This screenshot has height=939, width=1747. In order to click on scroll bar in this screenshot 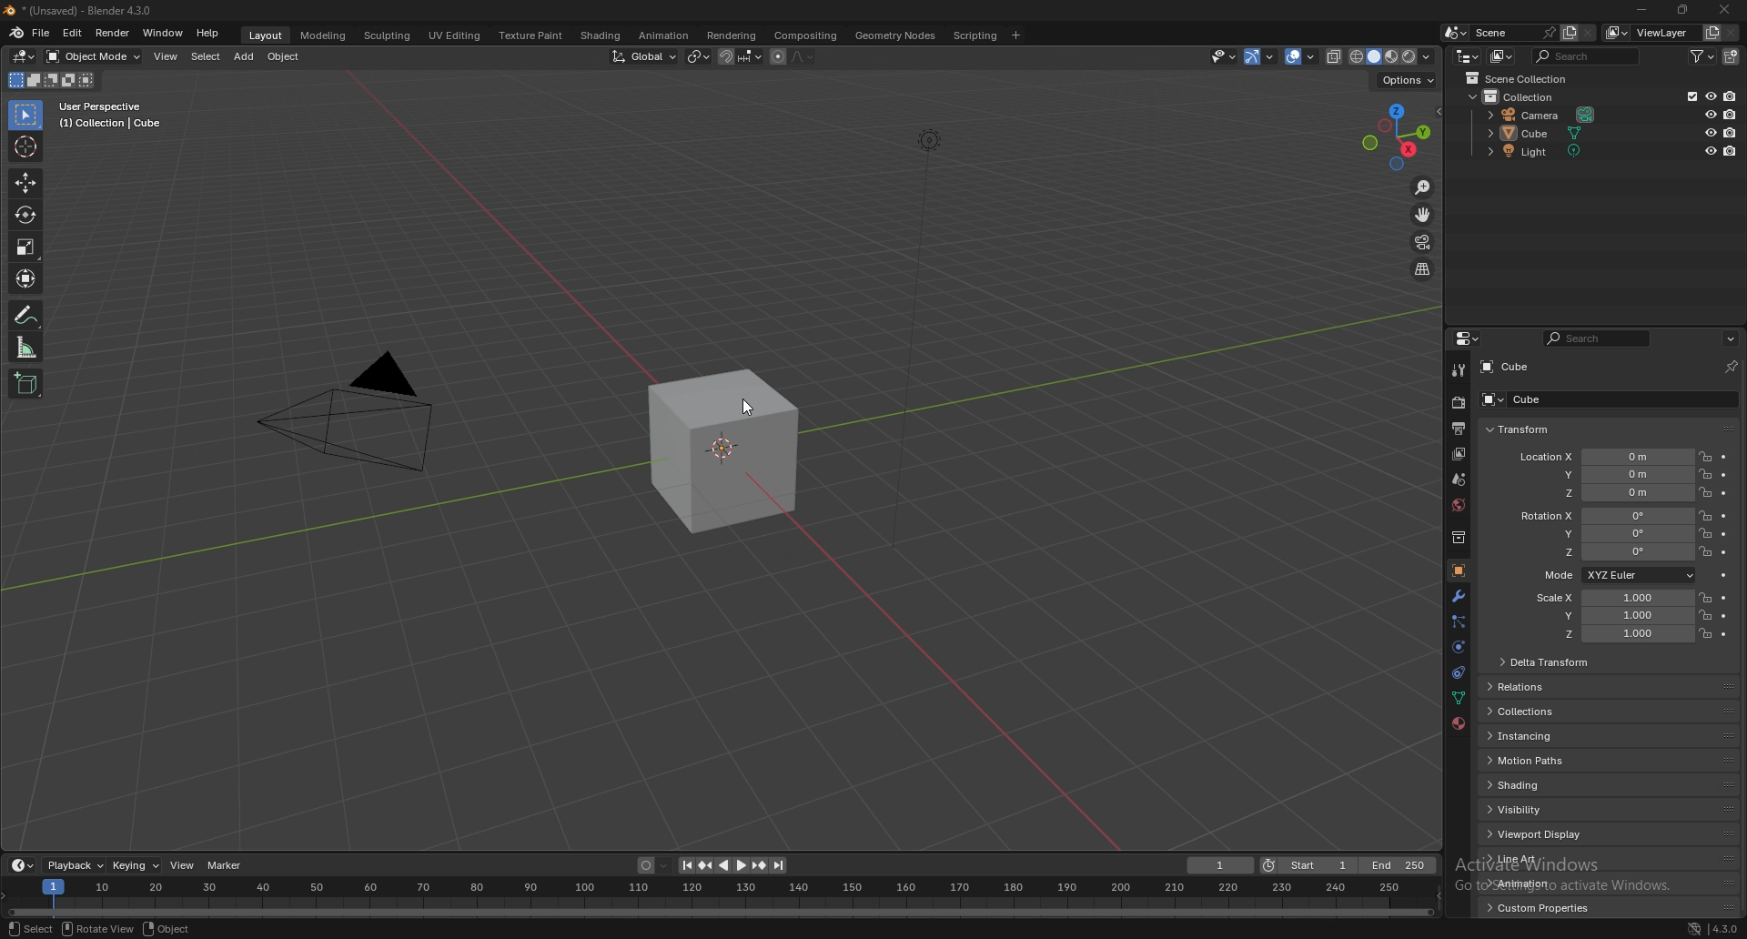, I will do `click(1743, 642)`.